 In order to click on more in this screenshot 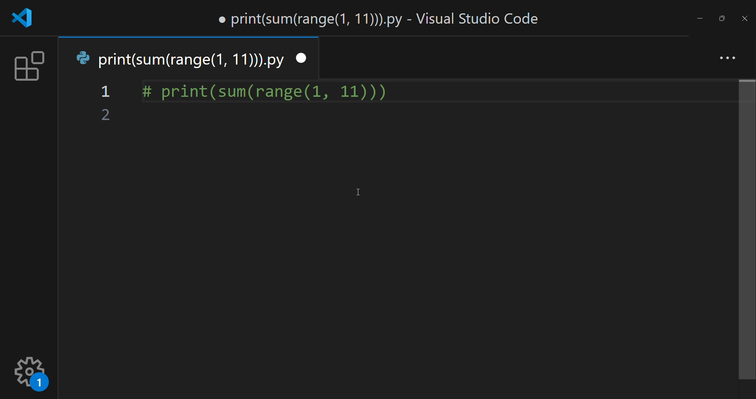, I will do `click(725, 57)`.